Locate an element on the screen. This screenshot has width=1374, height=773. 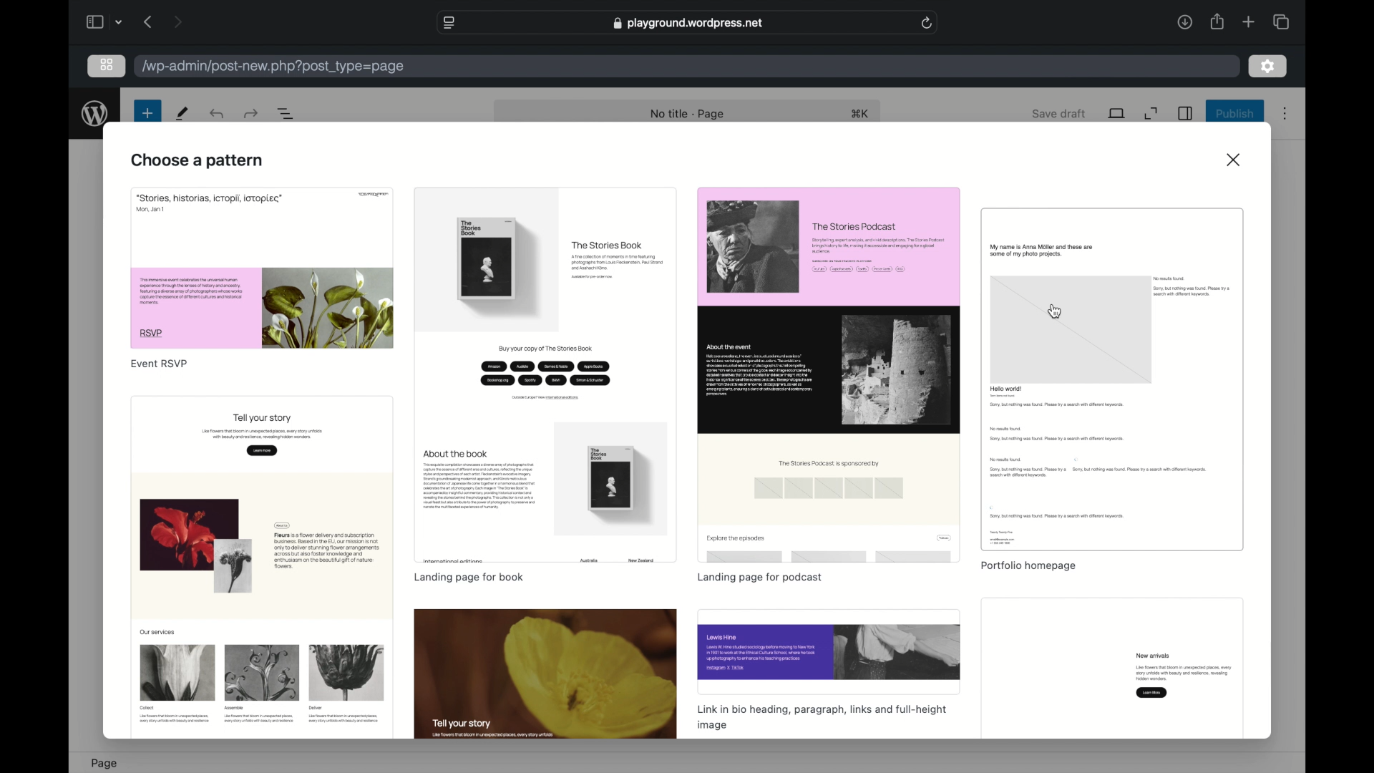
new is located at coordinates (182, 113).